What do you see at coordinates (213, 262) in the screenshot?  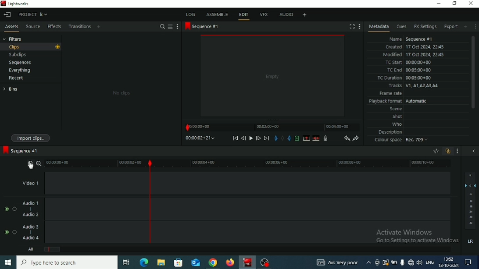 I see `Google Chrome` at bounding box center [213, 262].